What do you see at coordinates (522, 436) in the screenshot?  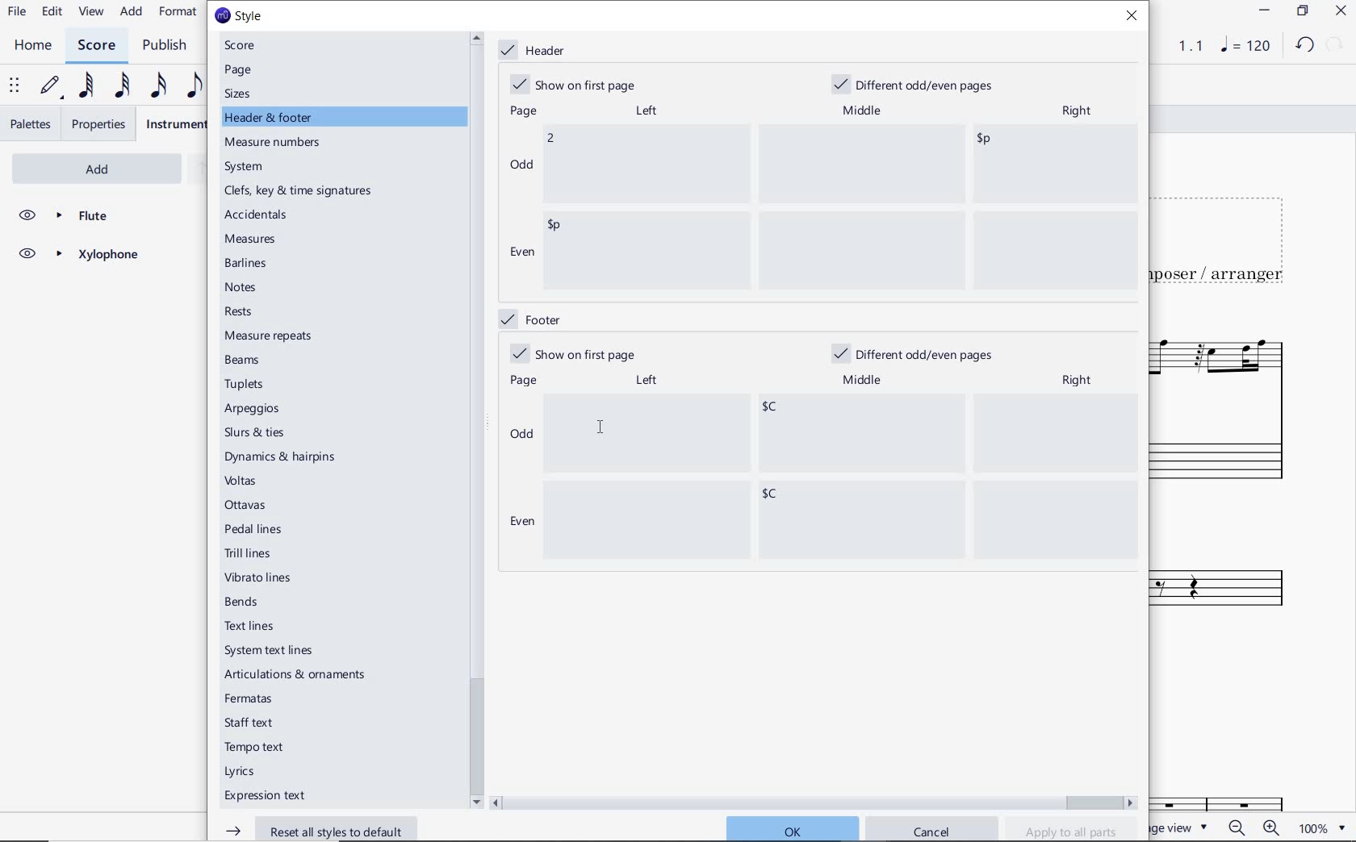 I see `odd` at bounding box center [522, 436].